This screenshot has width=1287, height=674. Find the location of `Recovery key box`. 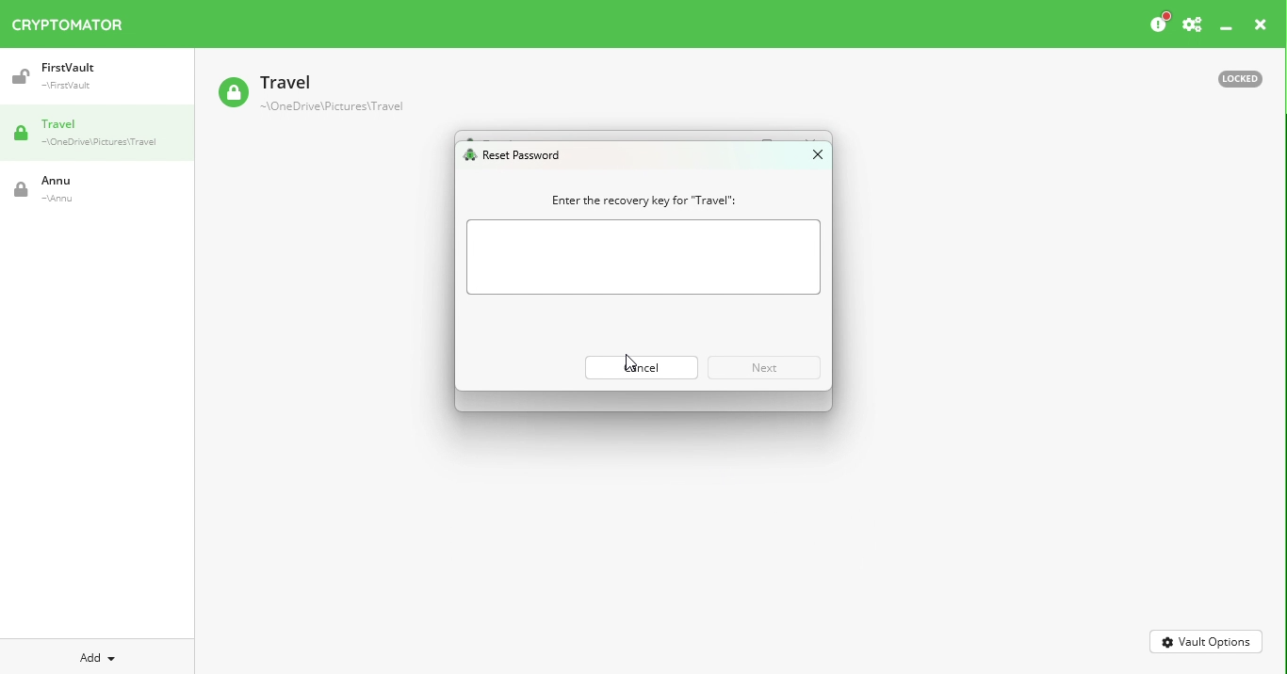

Recovery key box is located at coordinates (646, 258).